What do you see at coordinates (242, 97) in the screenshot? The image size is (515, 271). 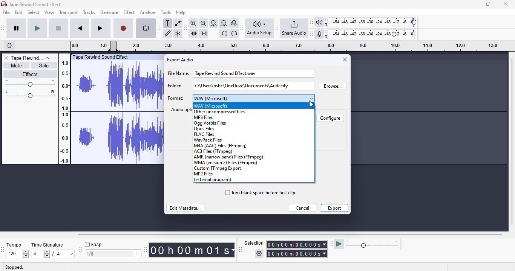 I see `format` at bounding box center [242, 97].